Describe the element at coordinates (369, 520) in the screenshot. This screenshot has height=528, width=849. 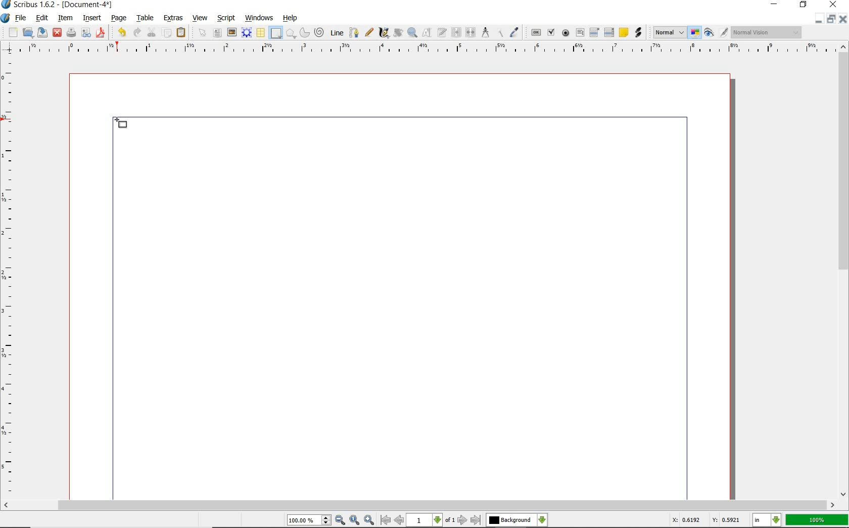
I see `zoom in` at that location.